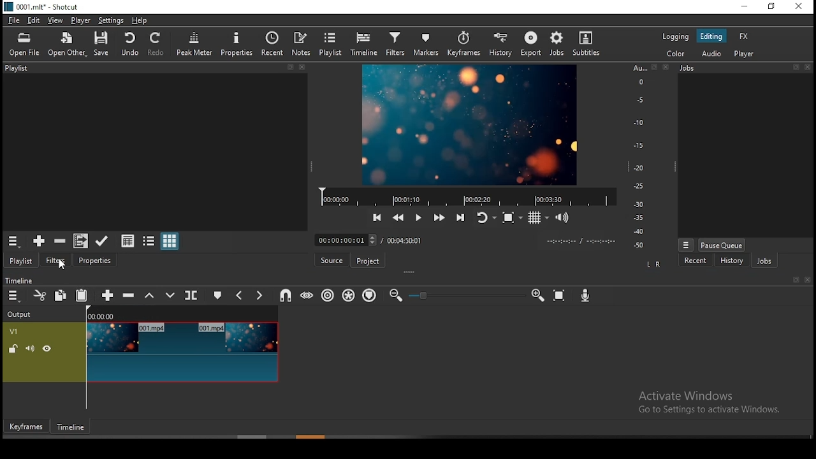  I want to click on history, so click(497, 43).